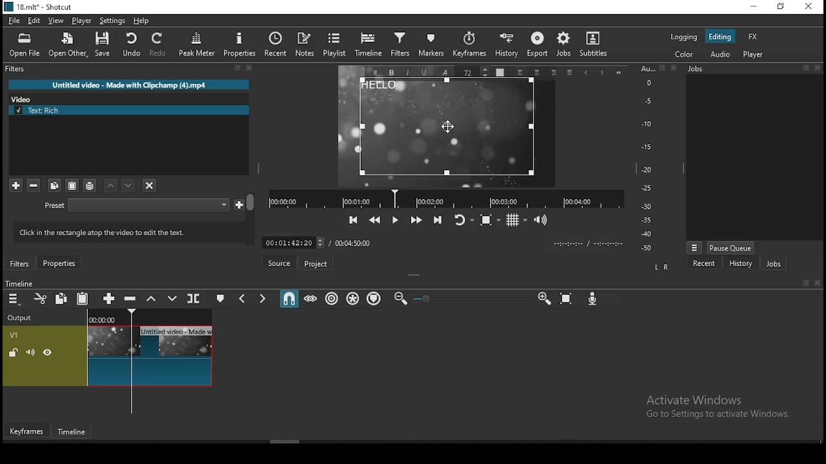 The image size is (826, 464). Describe the element at coordinates (569, 73) in the screenshot. I see `Justified alignment` at that location.